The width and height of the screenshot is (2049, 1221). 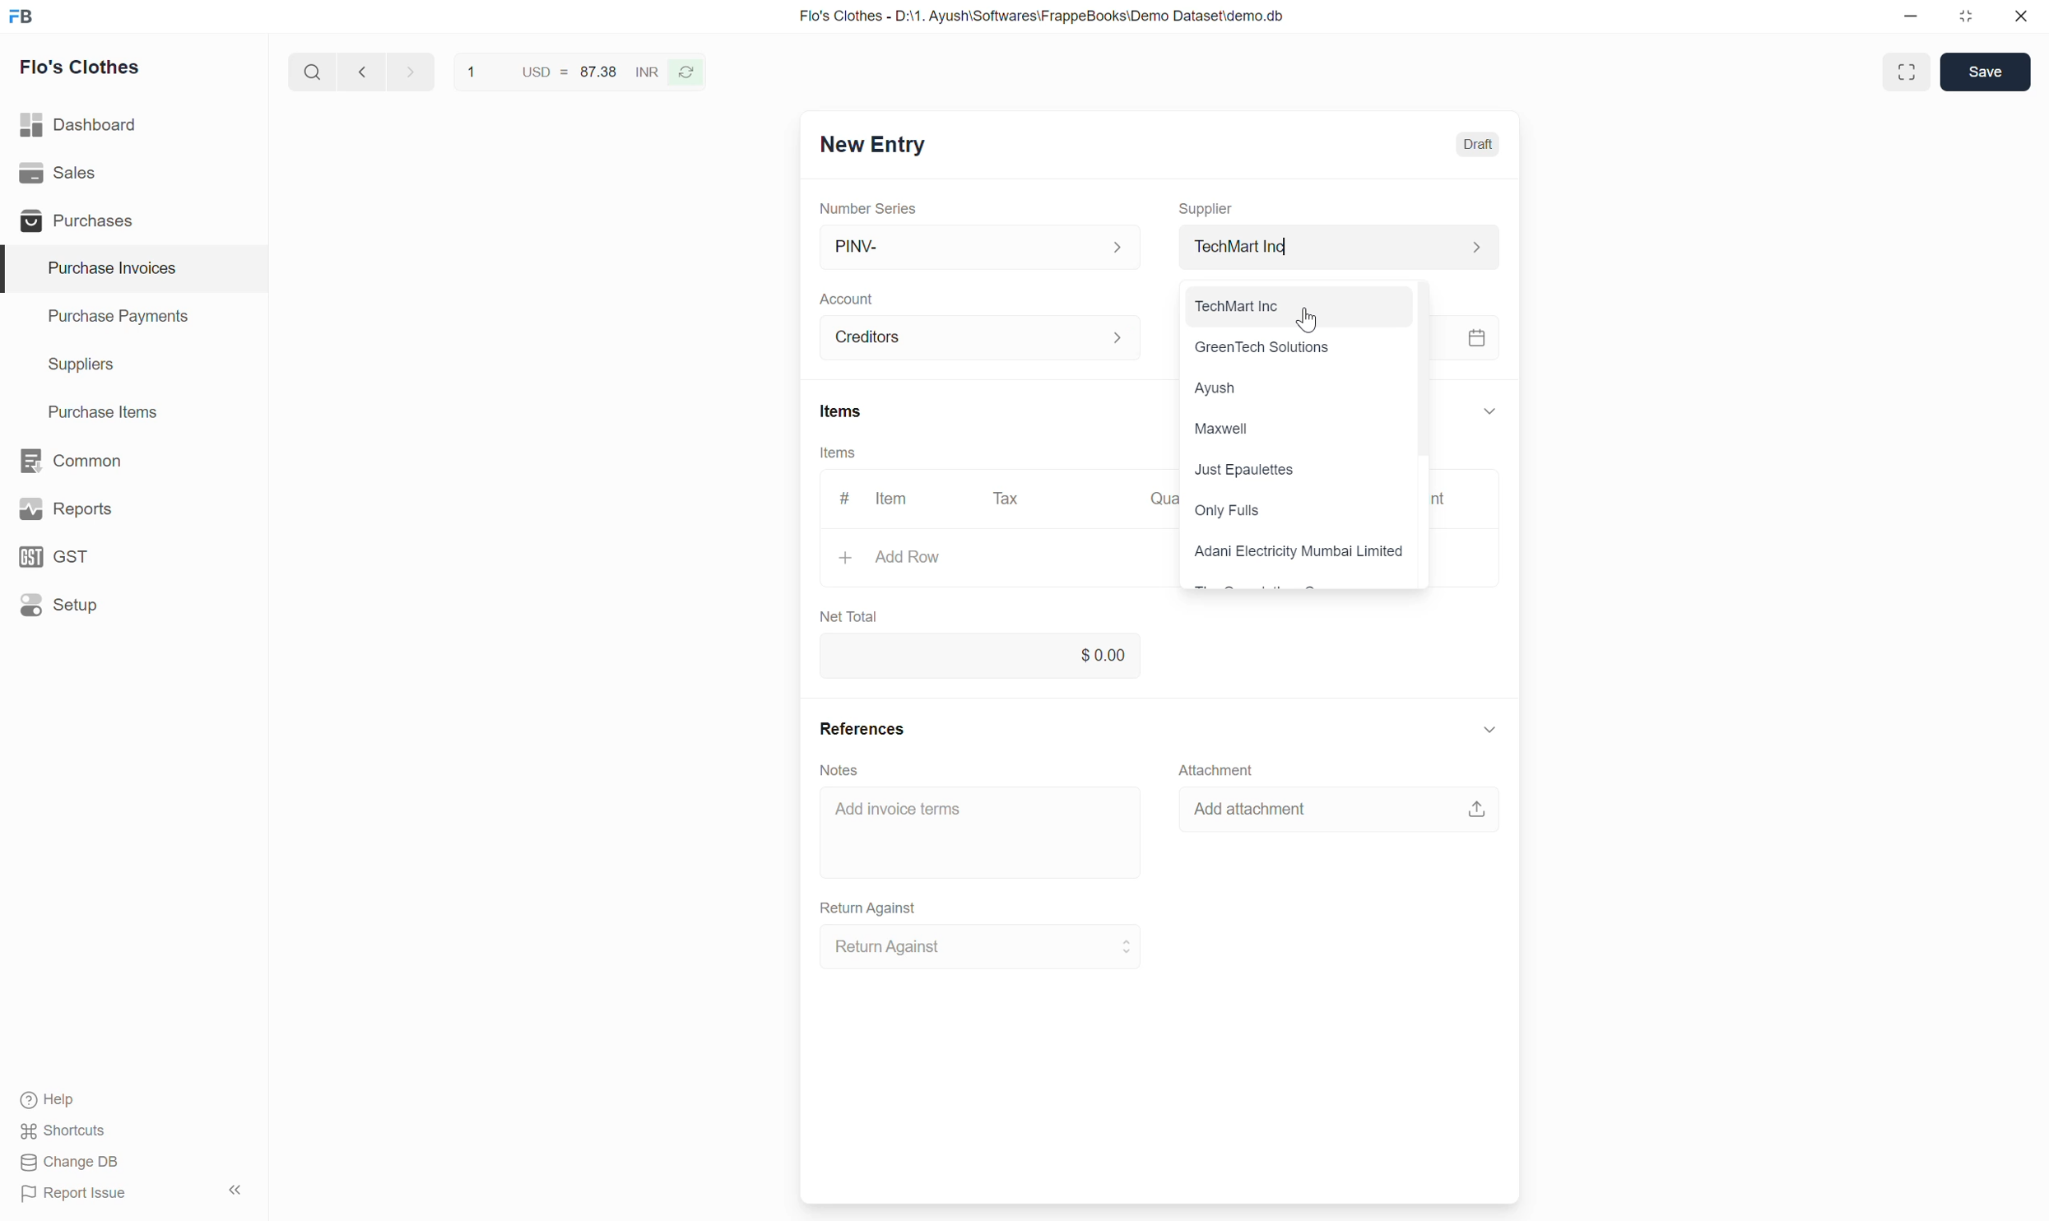 What do you see at coordinates (1308, 552) in the screenshot?
I see `Adani Electricity Mumbai Limited` at bounding box center [1308, 552].